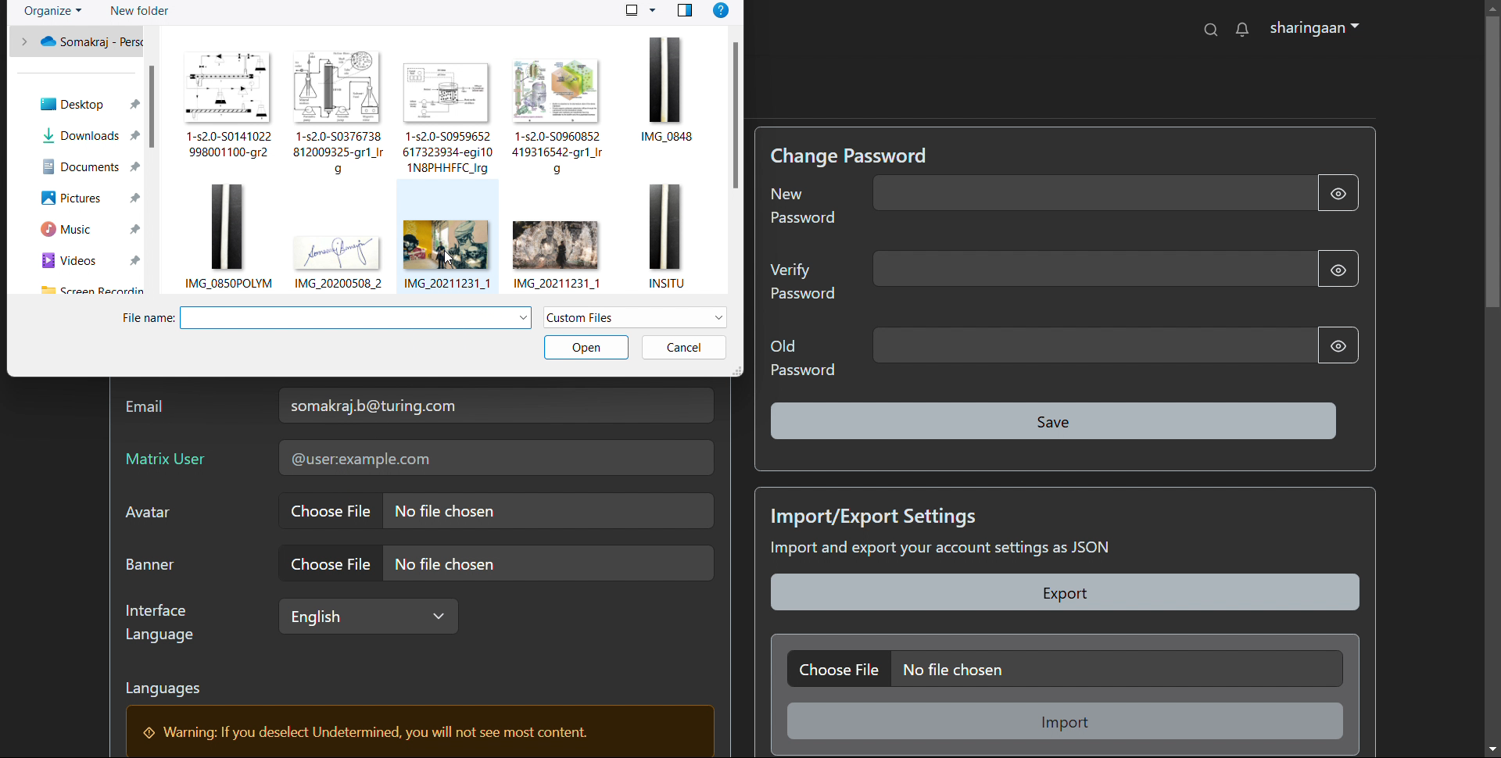 The image size is (1501, 758). Describe the element at coordinates (1335, 345) in the screenshot. I see `toggle visibility` at that location.